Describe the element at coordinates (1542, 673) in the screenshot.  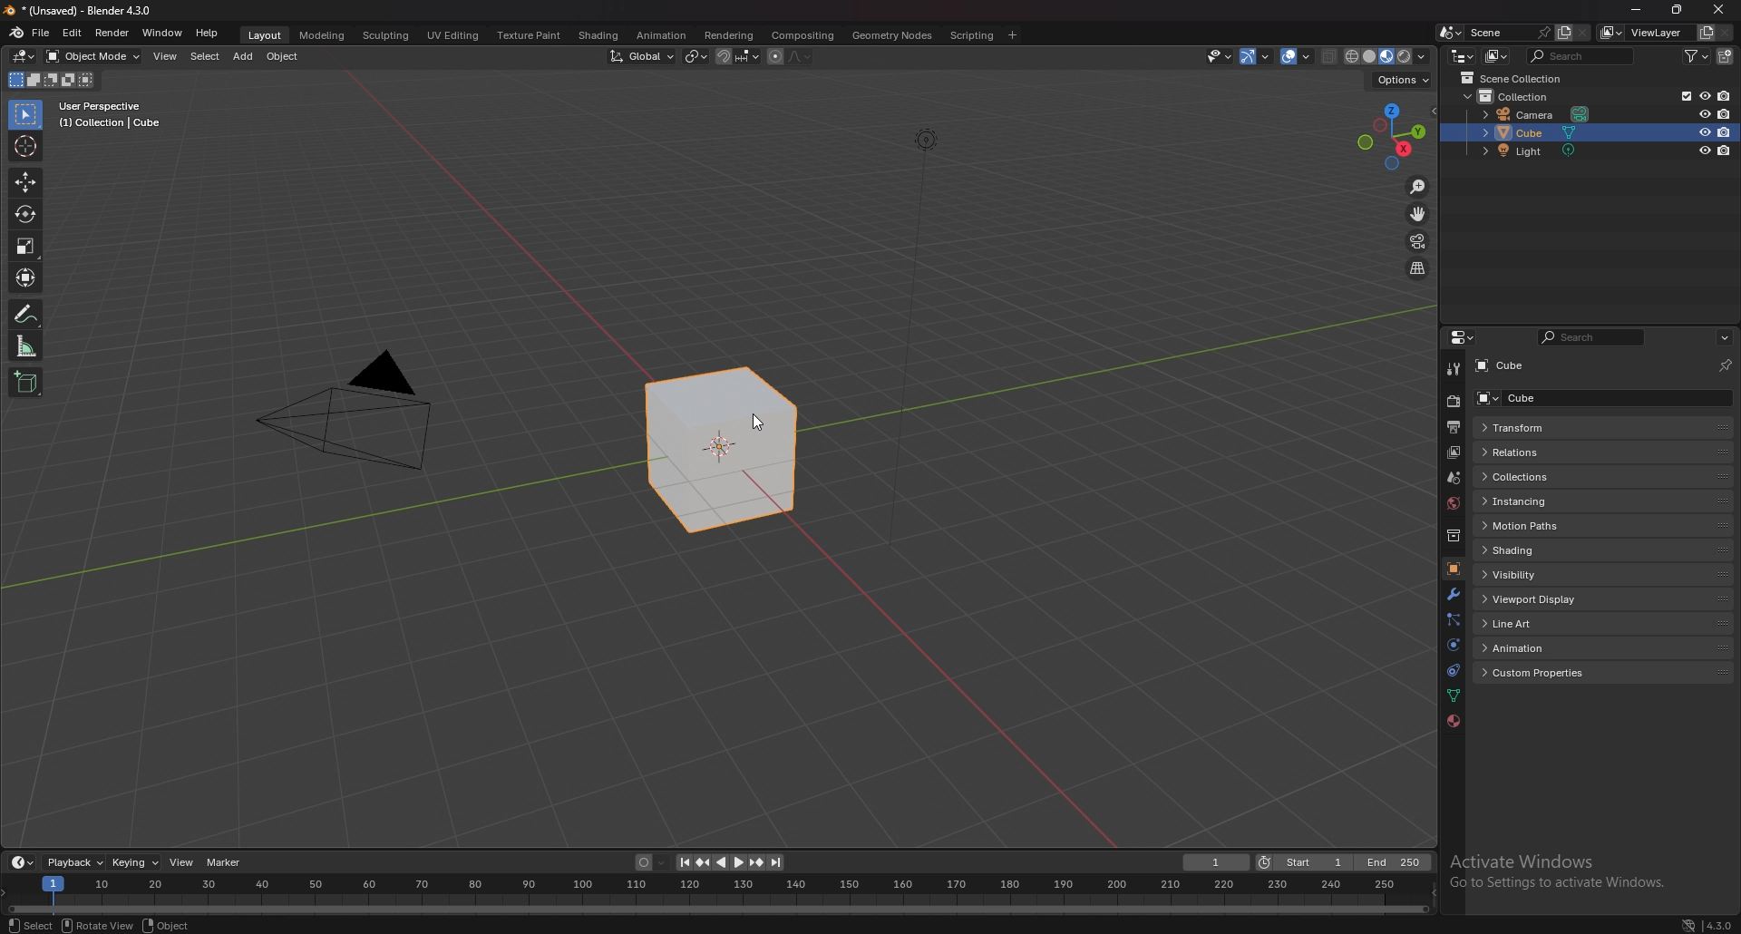
I see `custom properties` at that location.